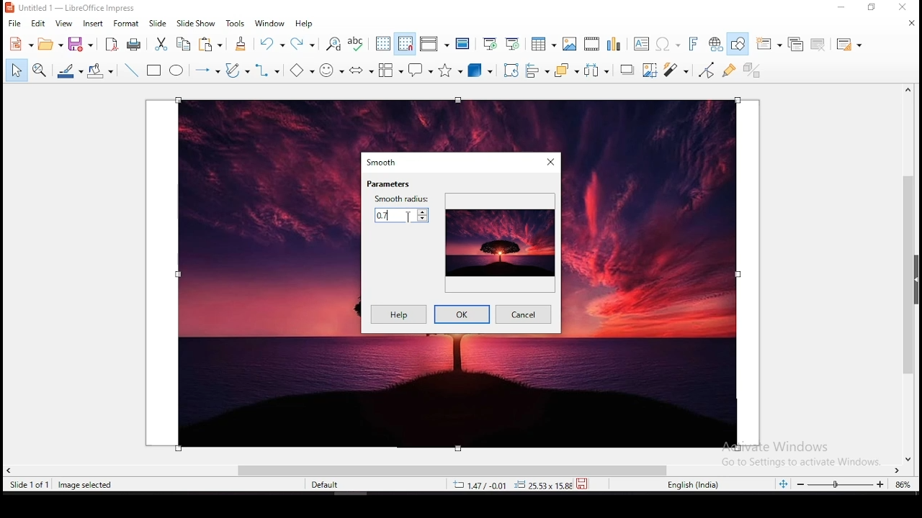  What do you see at coordinates (70, 70) in the screenshot?
I see `line color` at bounding box center [70, 70].